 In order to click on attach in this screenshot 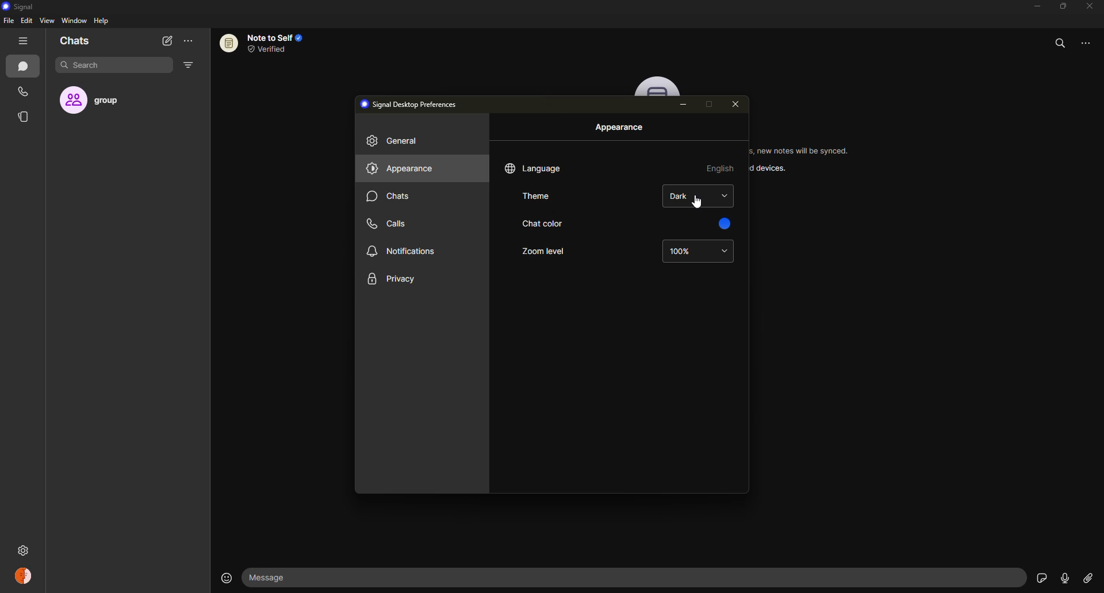, I will do `click(1087, 577)`.